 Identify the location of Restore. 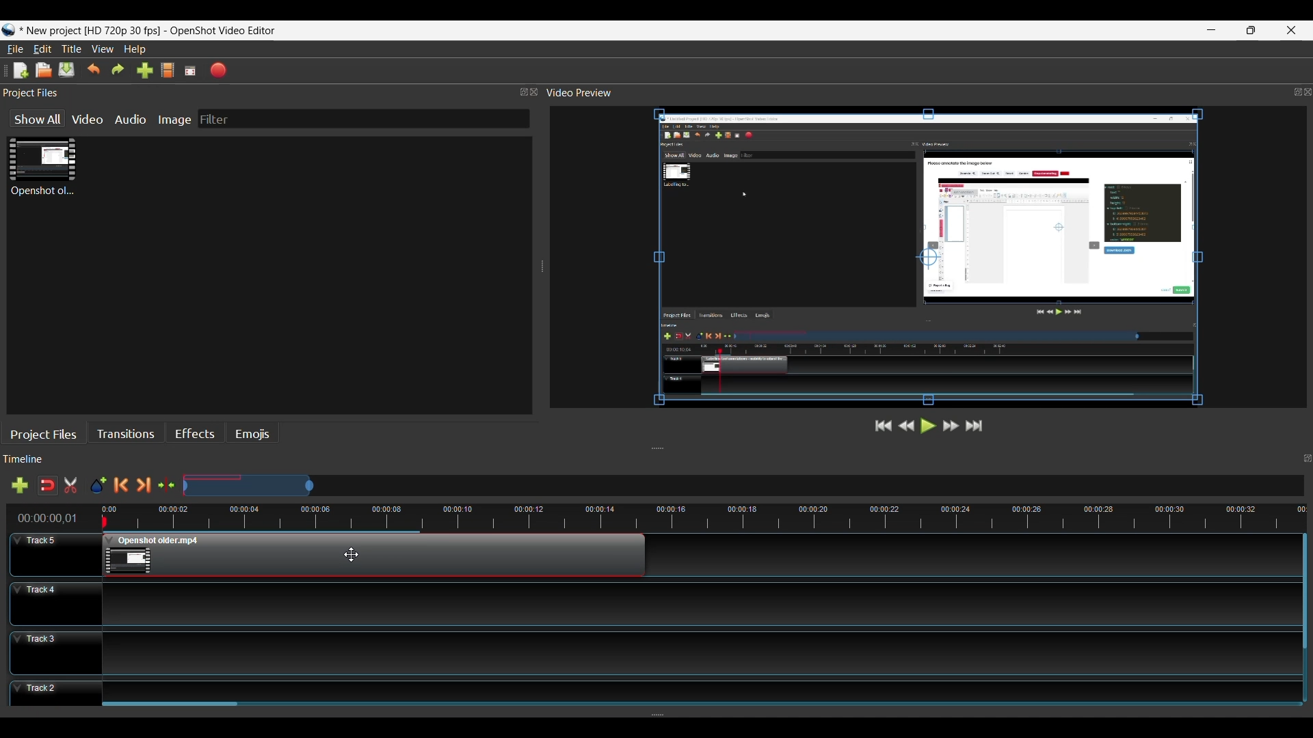
(1252, 30).